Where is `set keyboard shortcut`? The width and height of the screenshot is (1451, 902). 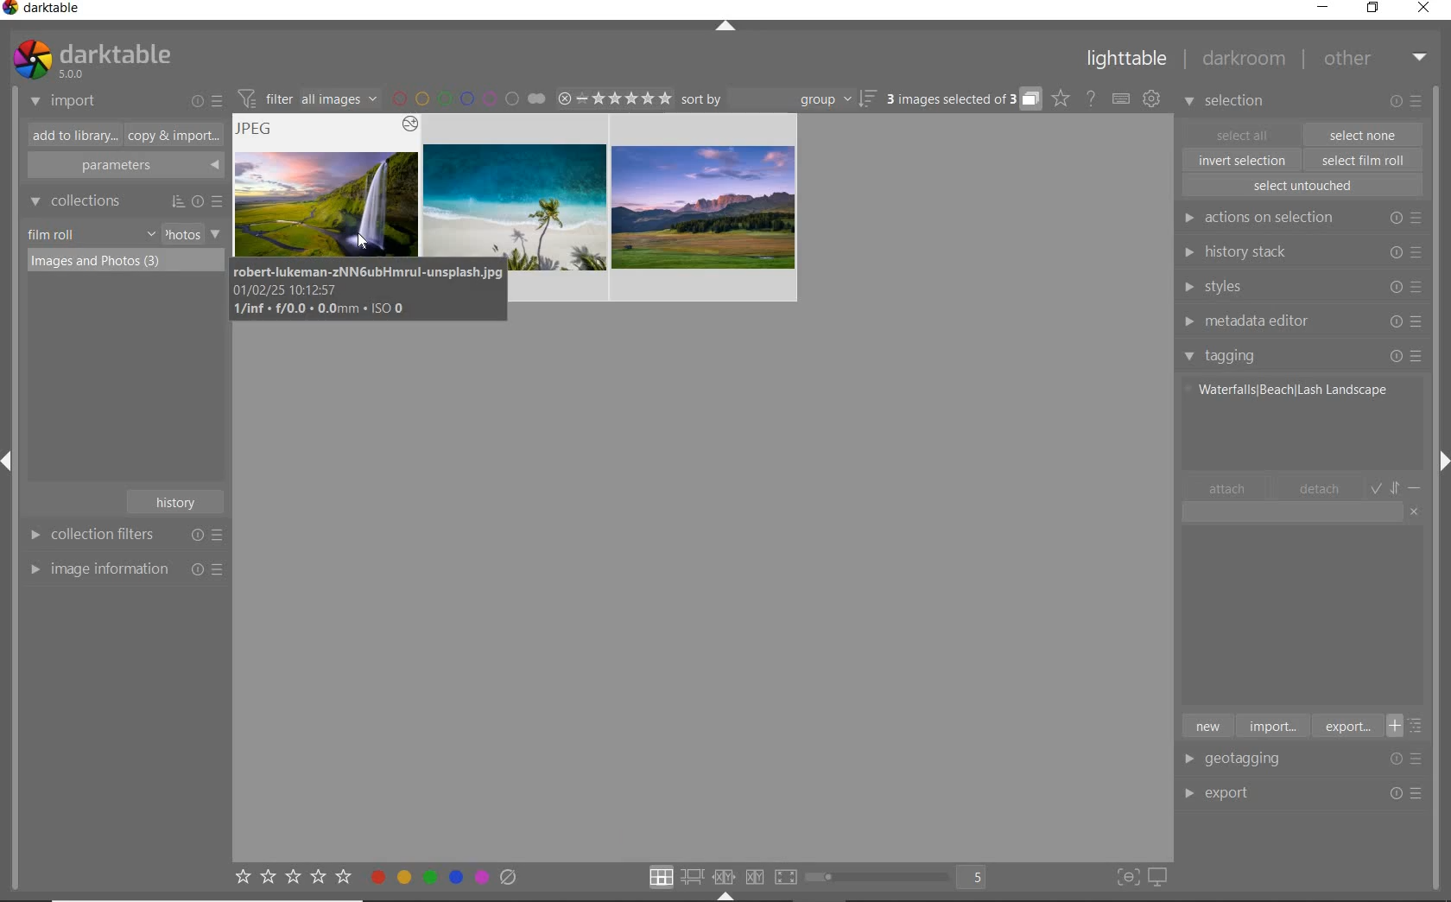 set keyboard shortcut is located at coordinates (1121, 99).